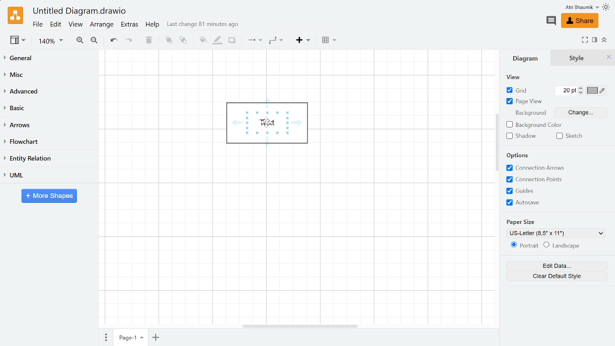 This screenshot has width=615, height=346. Describe the element at coordinates (301, 325) in the screenshot. I see `Horizontal scrollbar` at that location.